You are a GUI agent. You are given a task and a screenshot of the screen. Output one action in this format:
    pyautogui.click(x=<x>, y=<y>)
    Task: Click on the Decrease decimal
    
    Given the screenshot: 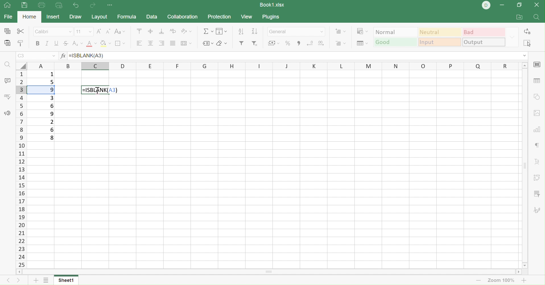 What is the action you would take?
    pyautogui.click(x=309, y=43)
    